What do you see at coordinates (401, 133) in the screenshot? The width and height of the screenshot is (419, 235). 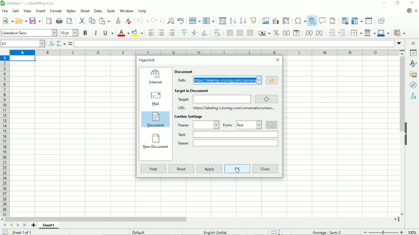 I see `Vertical scrollbar` at bounding box center [401, 133].